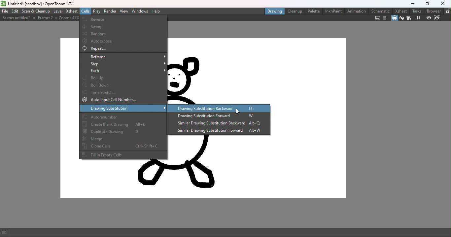  What do you see at coordinates (434, 11) in the screenshot?
I see `Browser` at bounding box center [434, 11].